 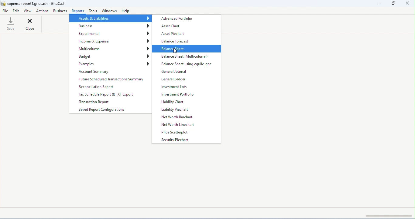 I want to click on file, so click(x=5, y=10).